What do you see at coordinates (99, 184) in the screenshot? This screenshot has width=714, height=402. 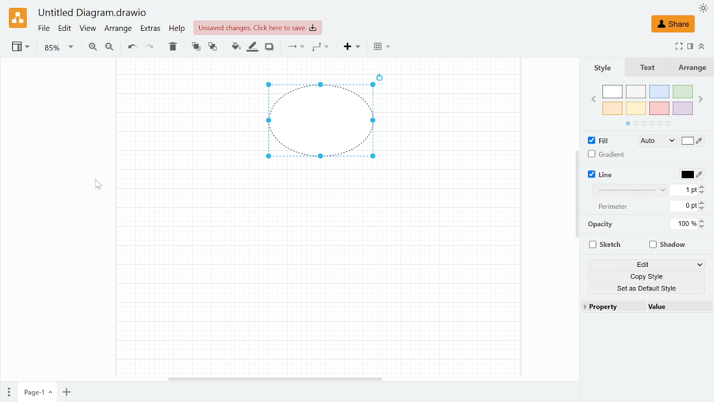 I see `Cursor` at bounding box center [99, 184].